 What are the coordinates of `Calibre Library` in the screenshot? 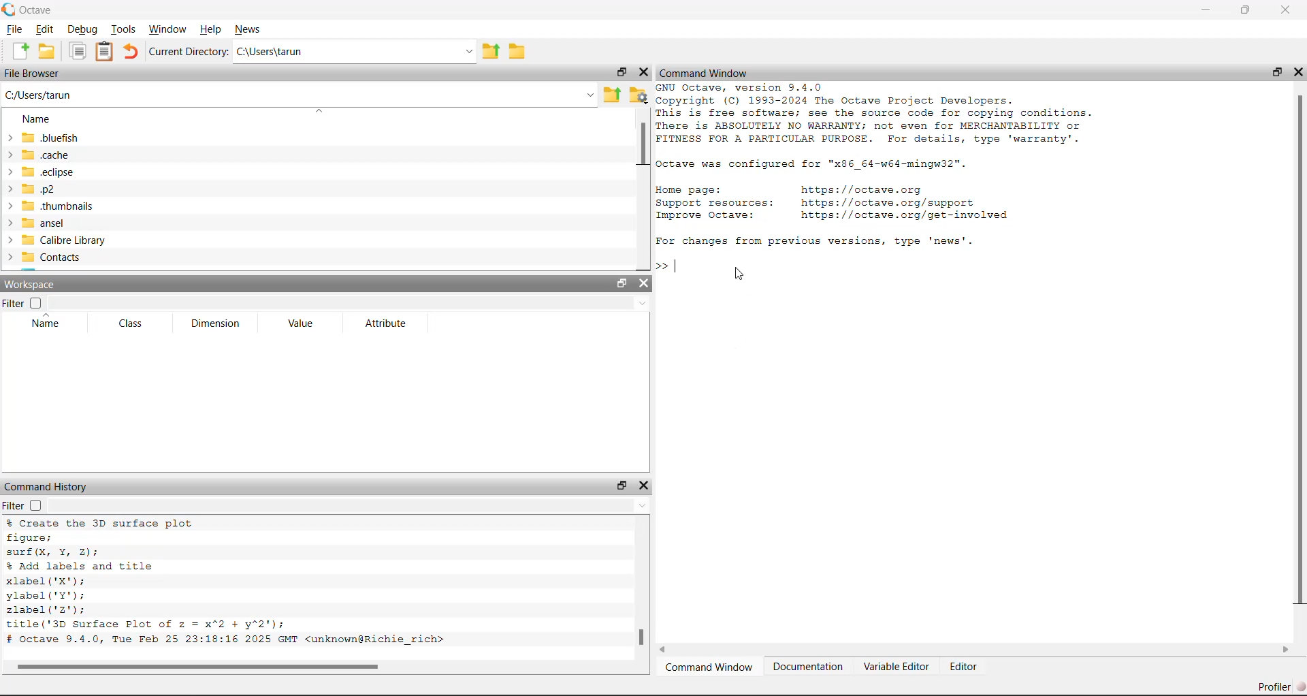 It's located at (54, 240).